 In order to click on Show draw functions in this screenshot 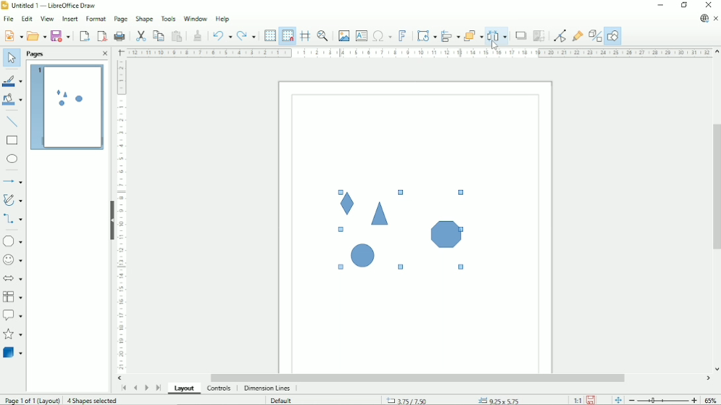, I will do `click(613, 35)`.